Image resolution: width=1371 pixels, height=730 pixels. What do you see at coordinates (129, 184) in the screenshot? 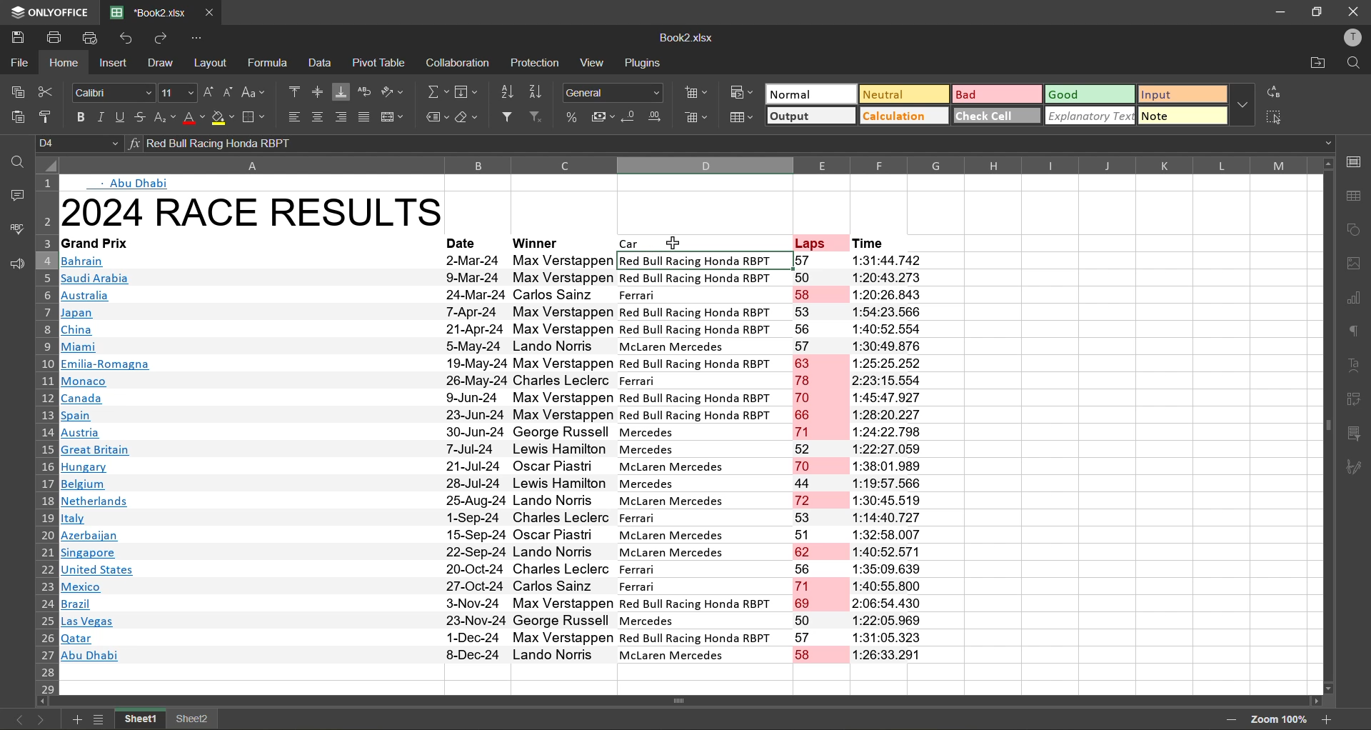
I see `Abu dhabi` at bounding box center [129, 184].